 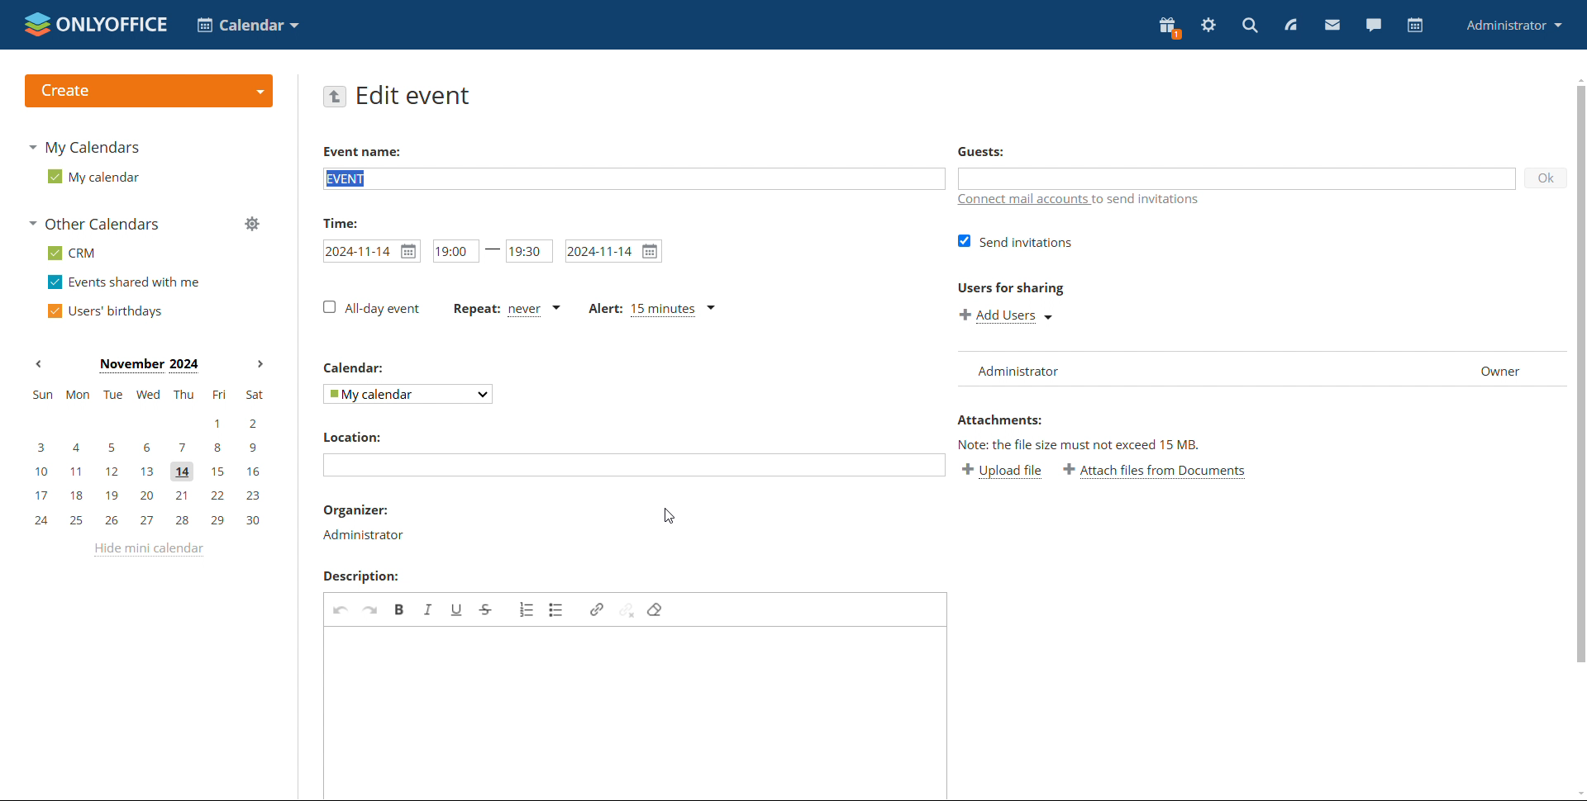 What do you see at coordinates (1289, 23) in the screenshot?
I see `feed` at bounding box center [1289, 23].